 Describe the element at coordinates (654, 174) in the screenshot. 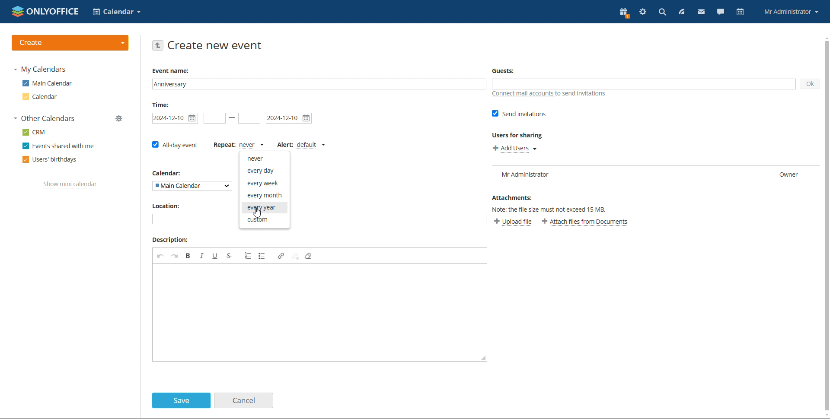

I see `user list` at that location.